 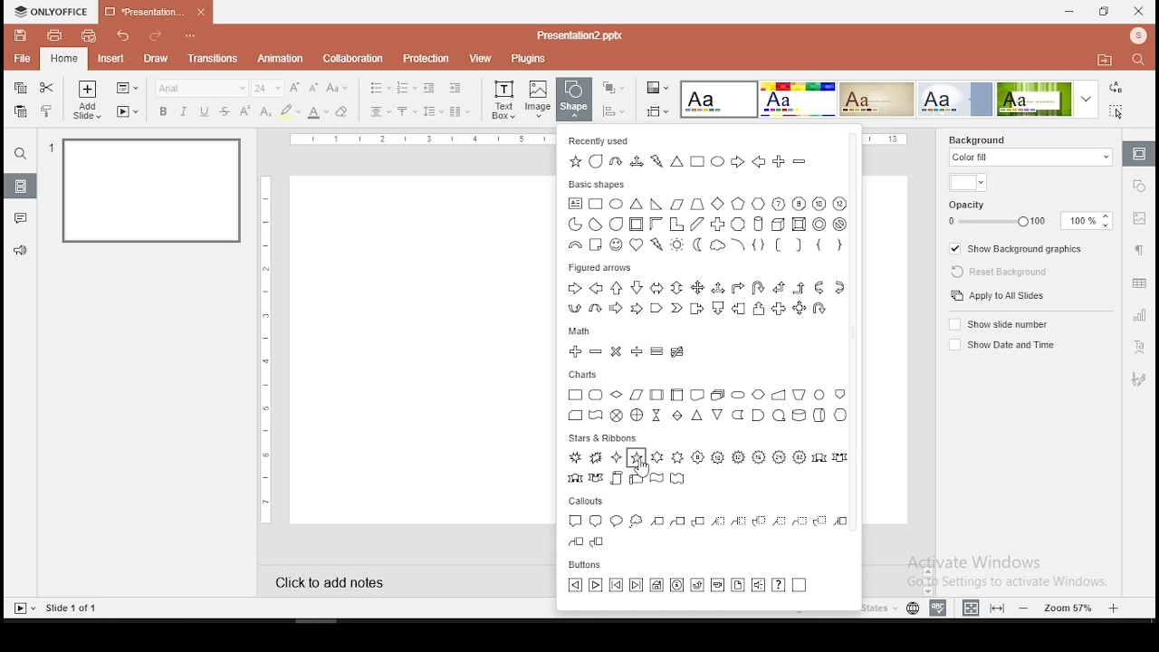 I want to click on shape settings, so click(x=1140, y=185).